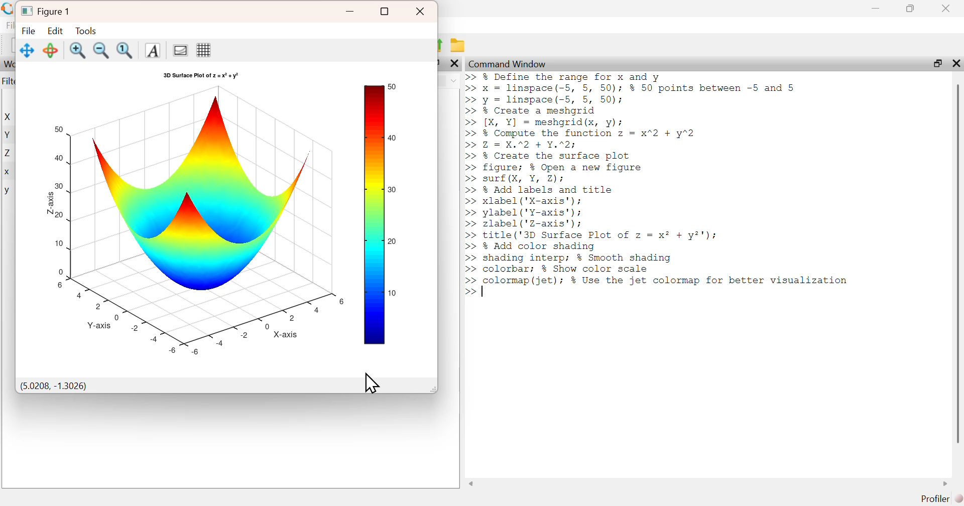 The width and height of the screenshot is (964, 506). I want to click on Rotate, so click(51, 50).